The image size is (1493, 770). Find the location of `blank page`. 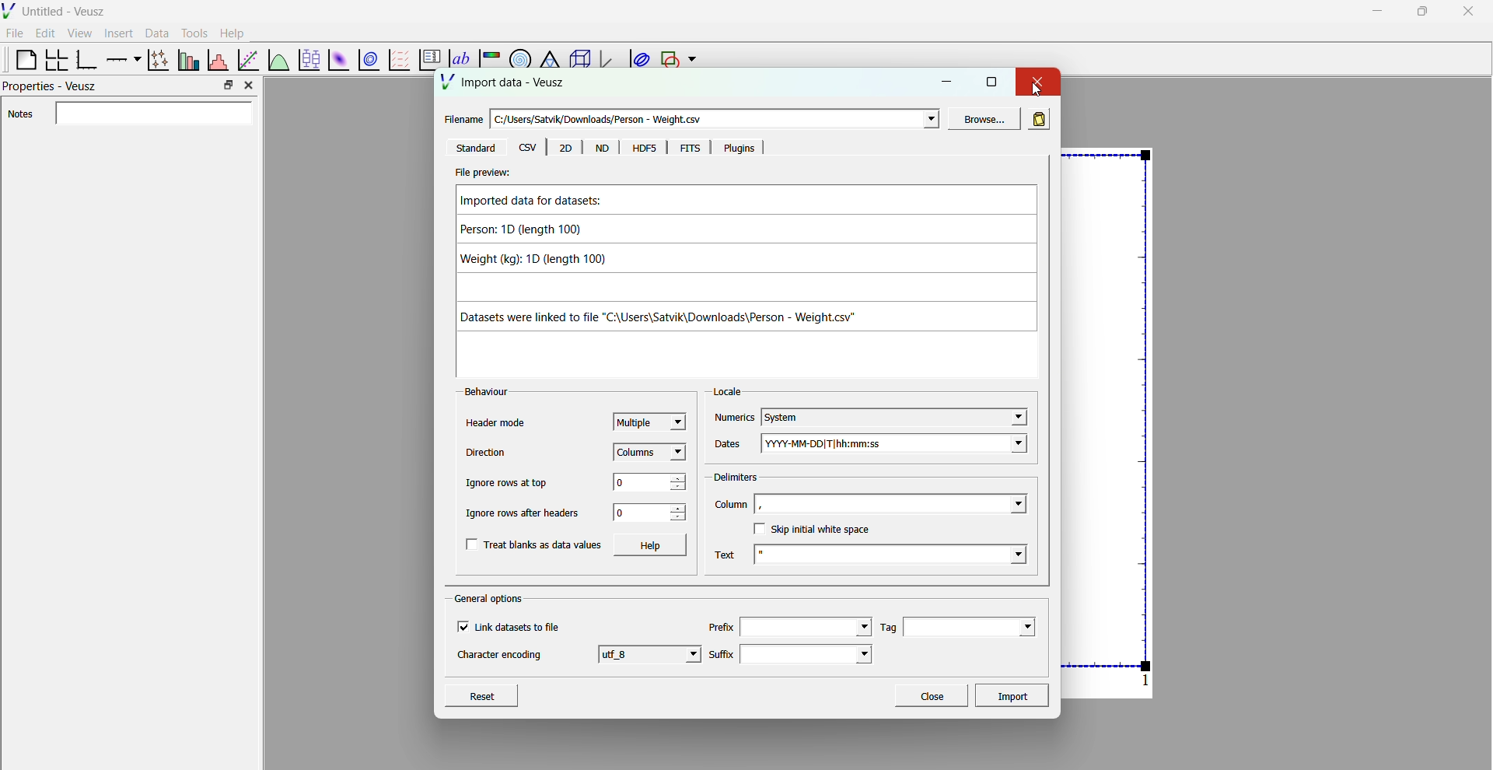

blank page is located at coordinates (19, 59).